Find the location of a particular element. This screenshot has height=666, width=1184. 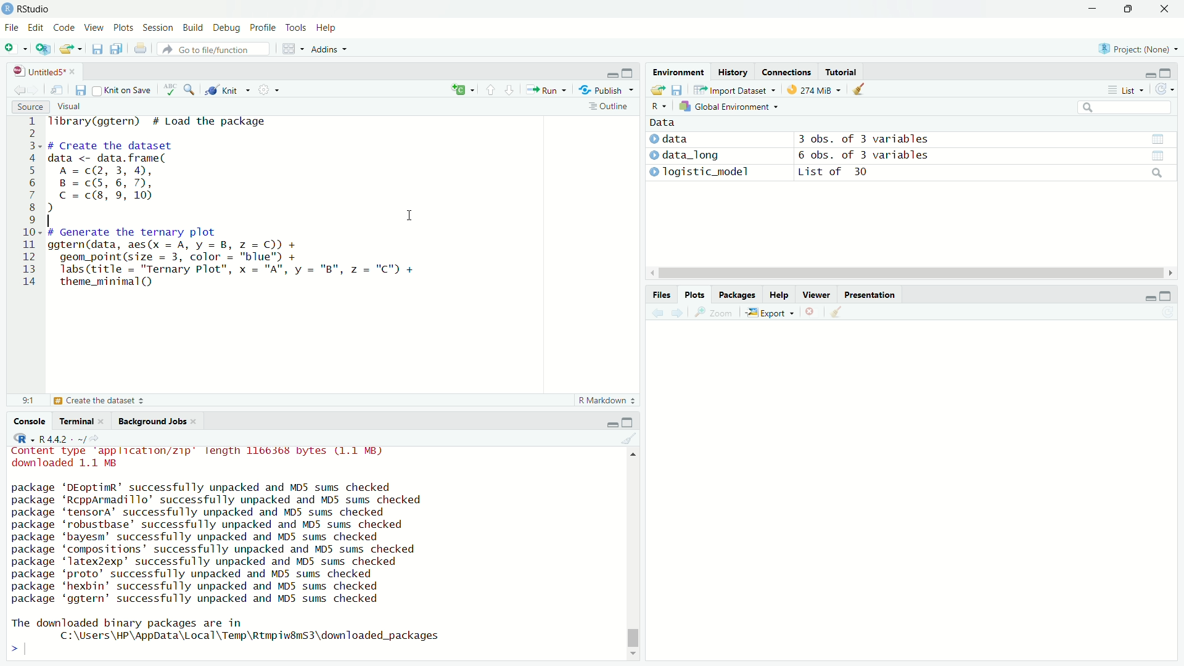

Packages is located at coordinates (735, 294).